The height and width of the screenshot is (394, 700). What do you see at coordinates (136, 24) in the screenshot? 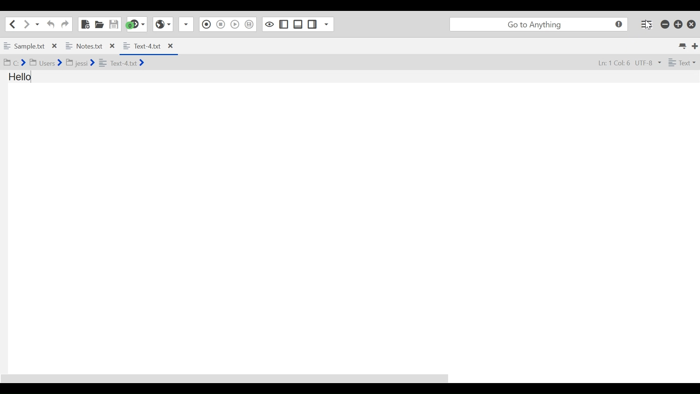
I see `Jump to the next syntax checking result` at bounding box center [136, 24].